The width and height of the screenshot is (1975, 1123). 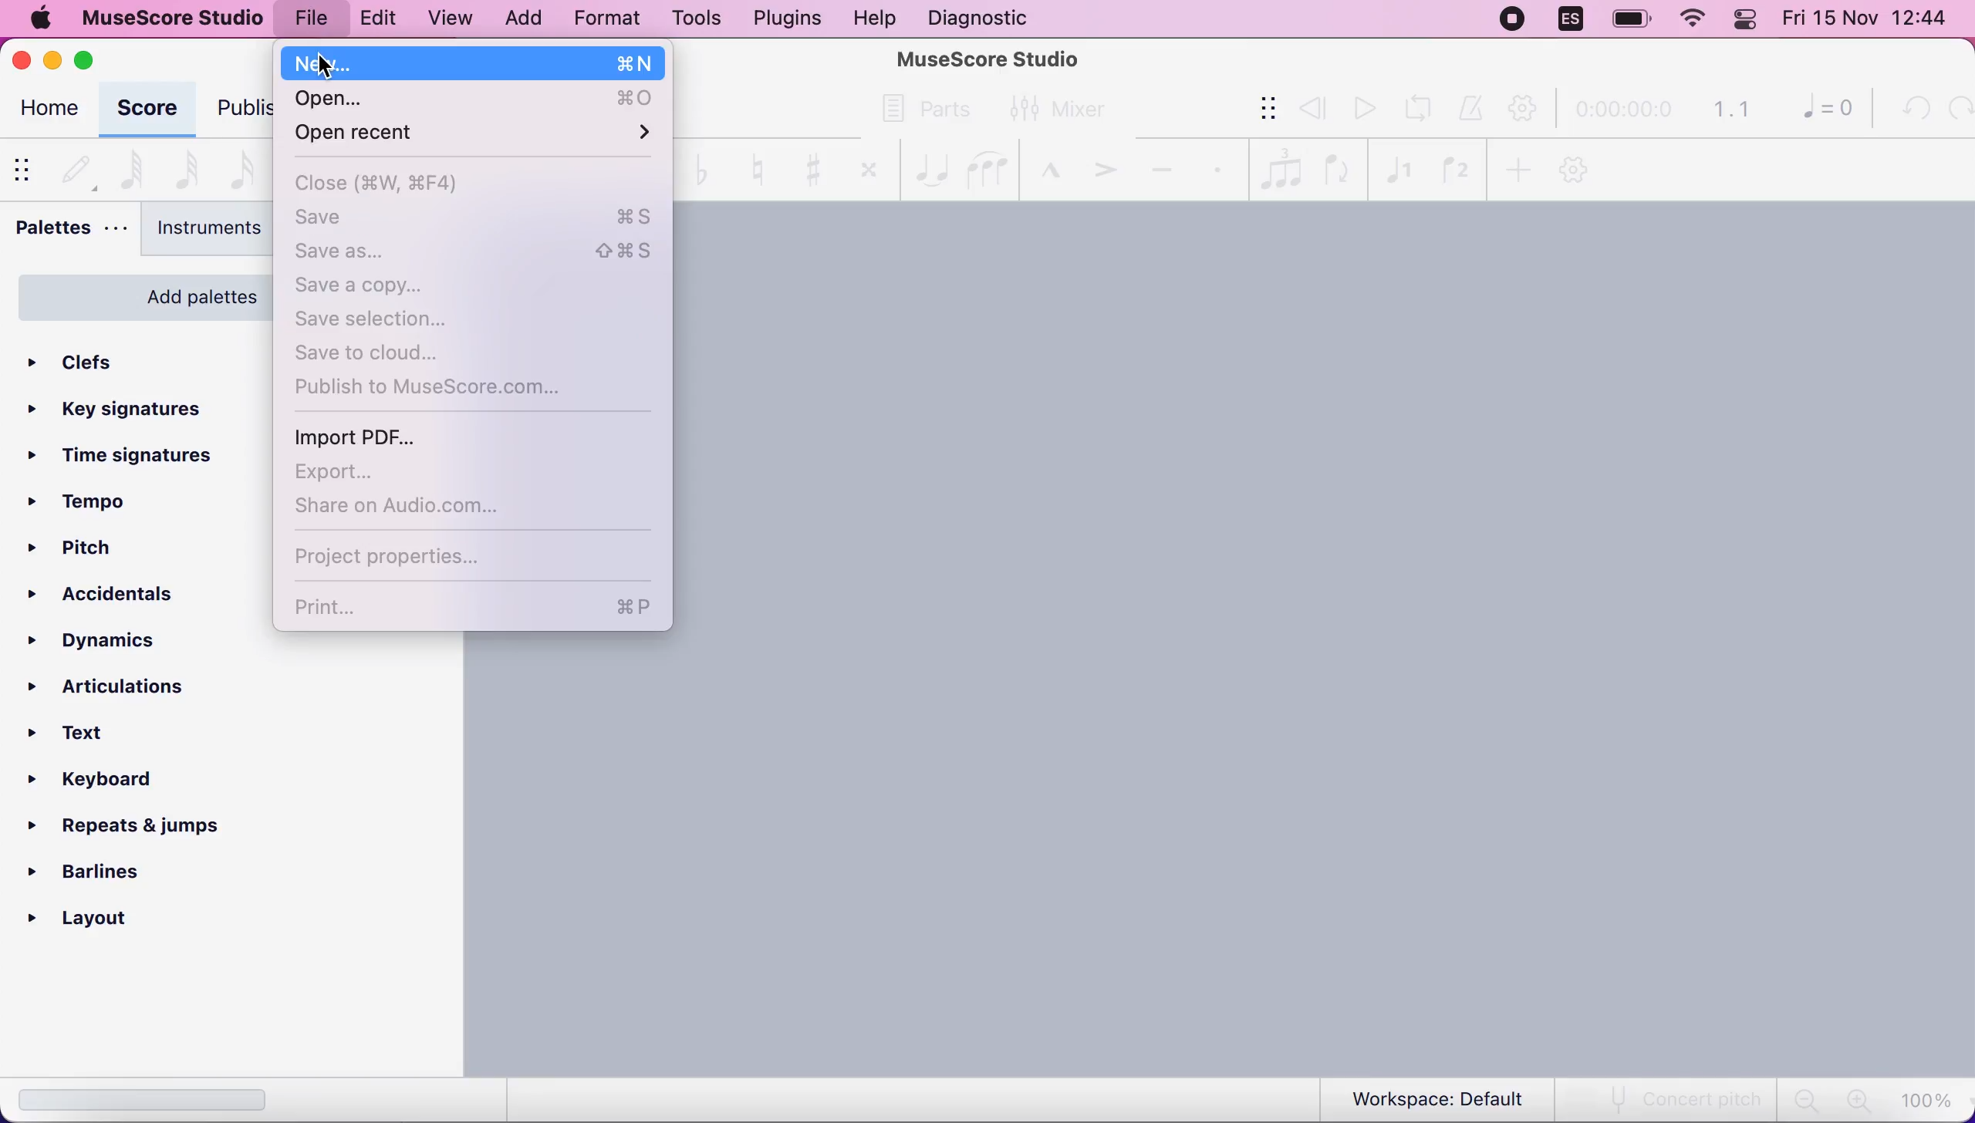 What do you see at coordinates (134, 356) in the screenshot?
I see `clefs` at bounding box center [134, 356].